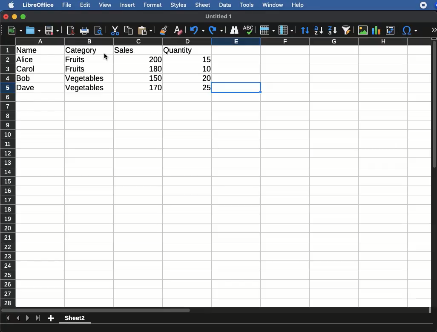  Describe the element at coordinates (250, 30) in the screenshot. I see `spell check` at that location.